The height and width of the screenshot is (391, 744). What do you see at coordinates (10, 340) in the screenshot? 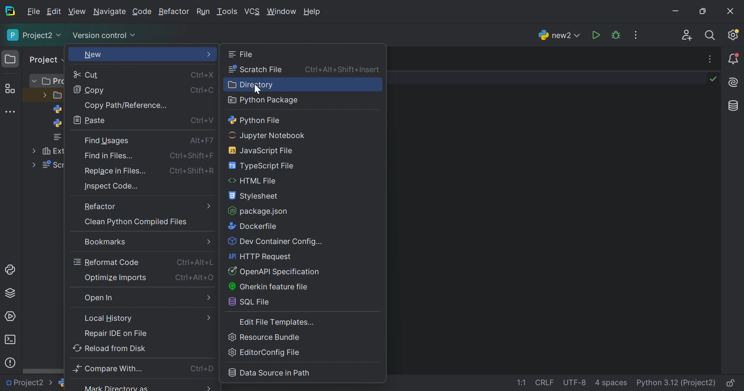
I see `Terminal` at bounding box center [10, 340].